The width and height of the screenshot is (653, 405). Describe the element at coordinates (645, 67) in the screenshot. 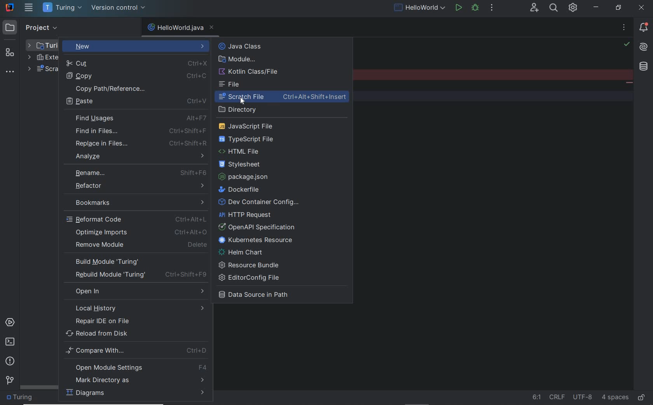

I see `database` at that location.